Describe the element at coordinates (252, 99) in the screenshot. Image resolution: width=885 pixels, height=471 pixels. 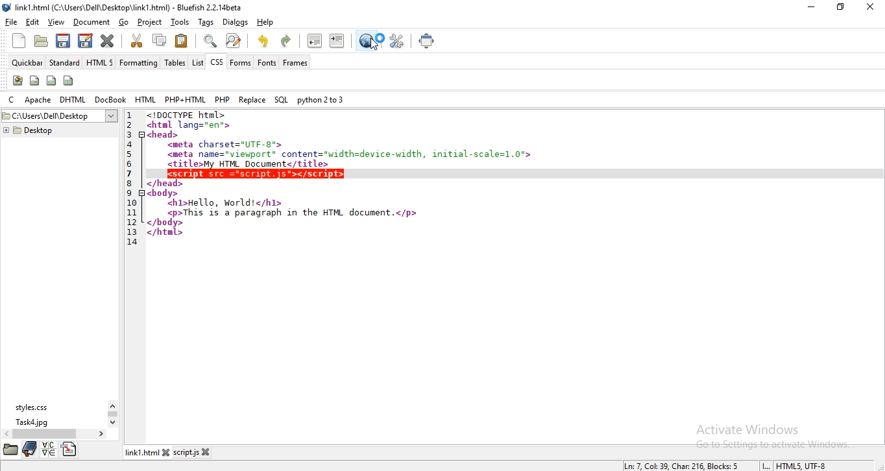
I see `replace` at that location.